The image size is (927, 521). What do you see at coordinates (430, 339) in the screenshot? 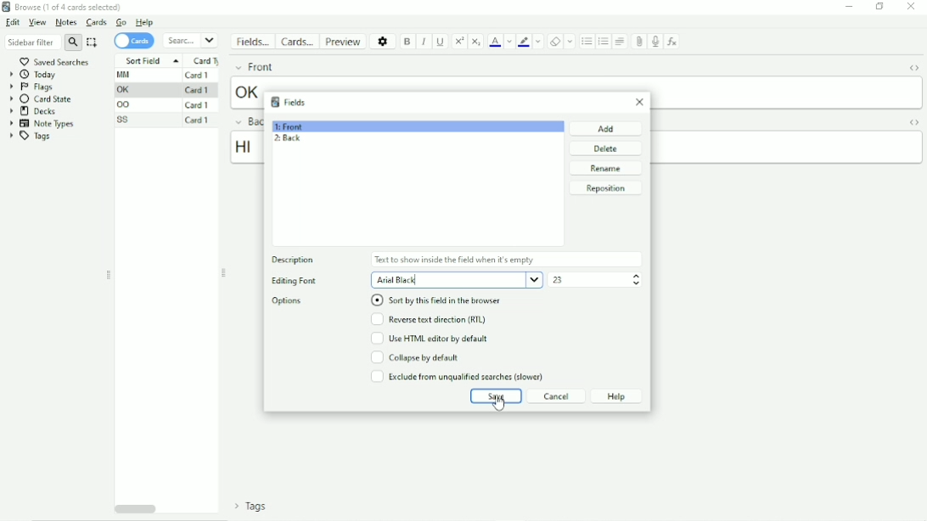
I see `Use HTML editor by default` at bounding box center [430, 339].